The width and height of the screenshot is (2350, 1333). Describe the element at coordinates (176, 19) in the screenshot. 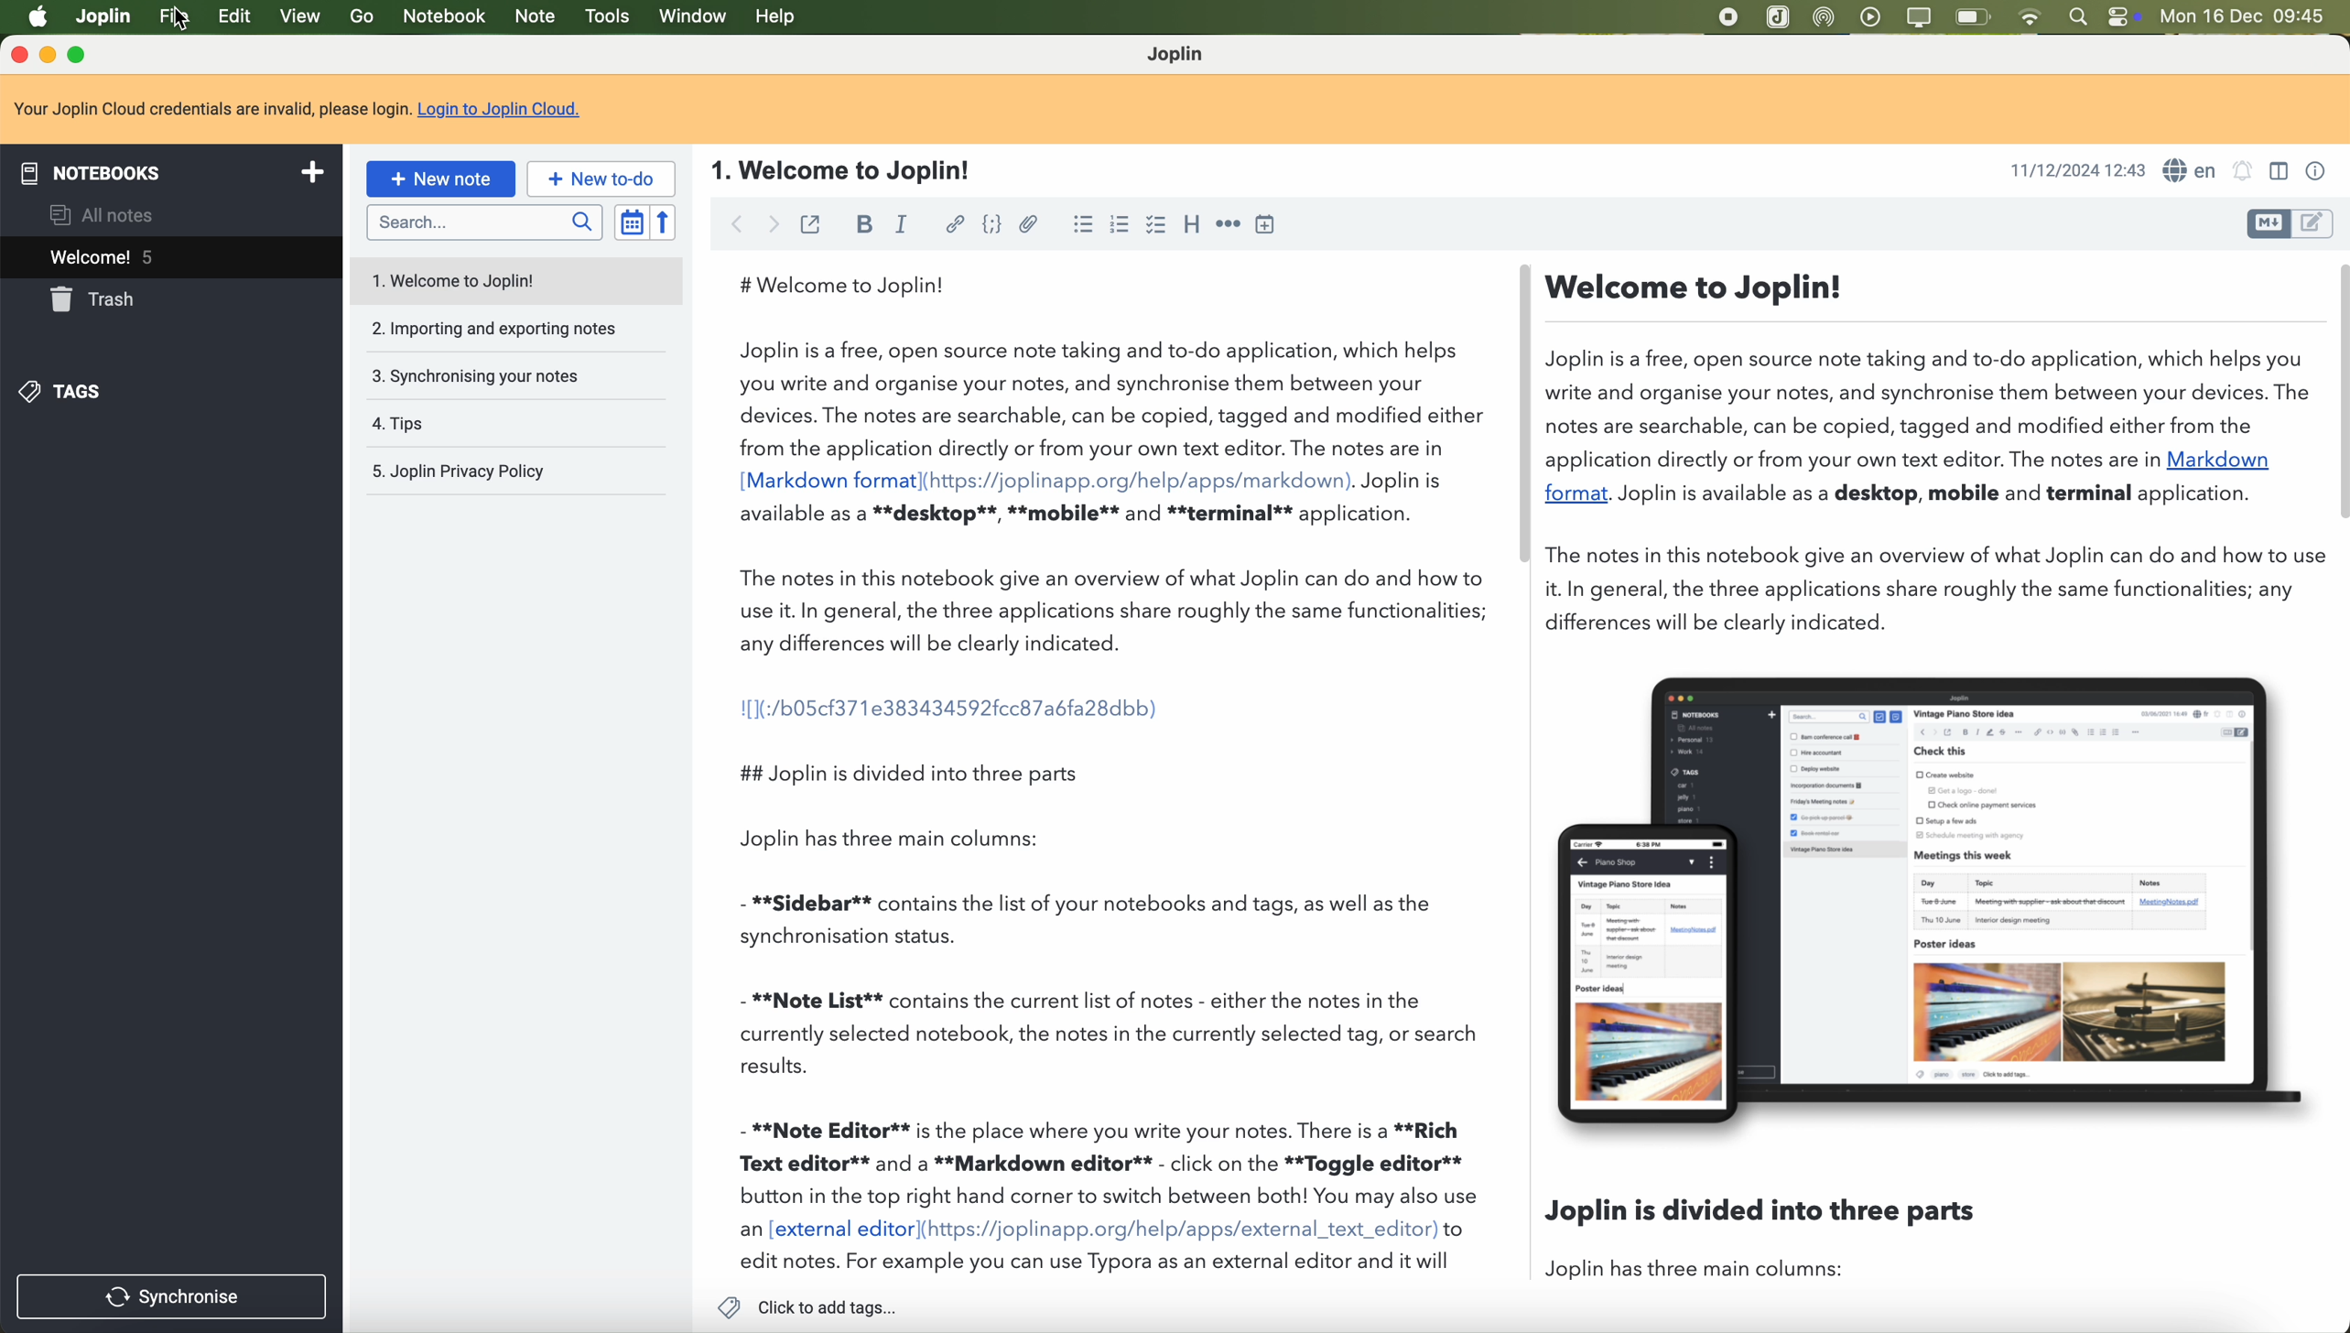

I see `click on file` at that location.